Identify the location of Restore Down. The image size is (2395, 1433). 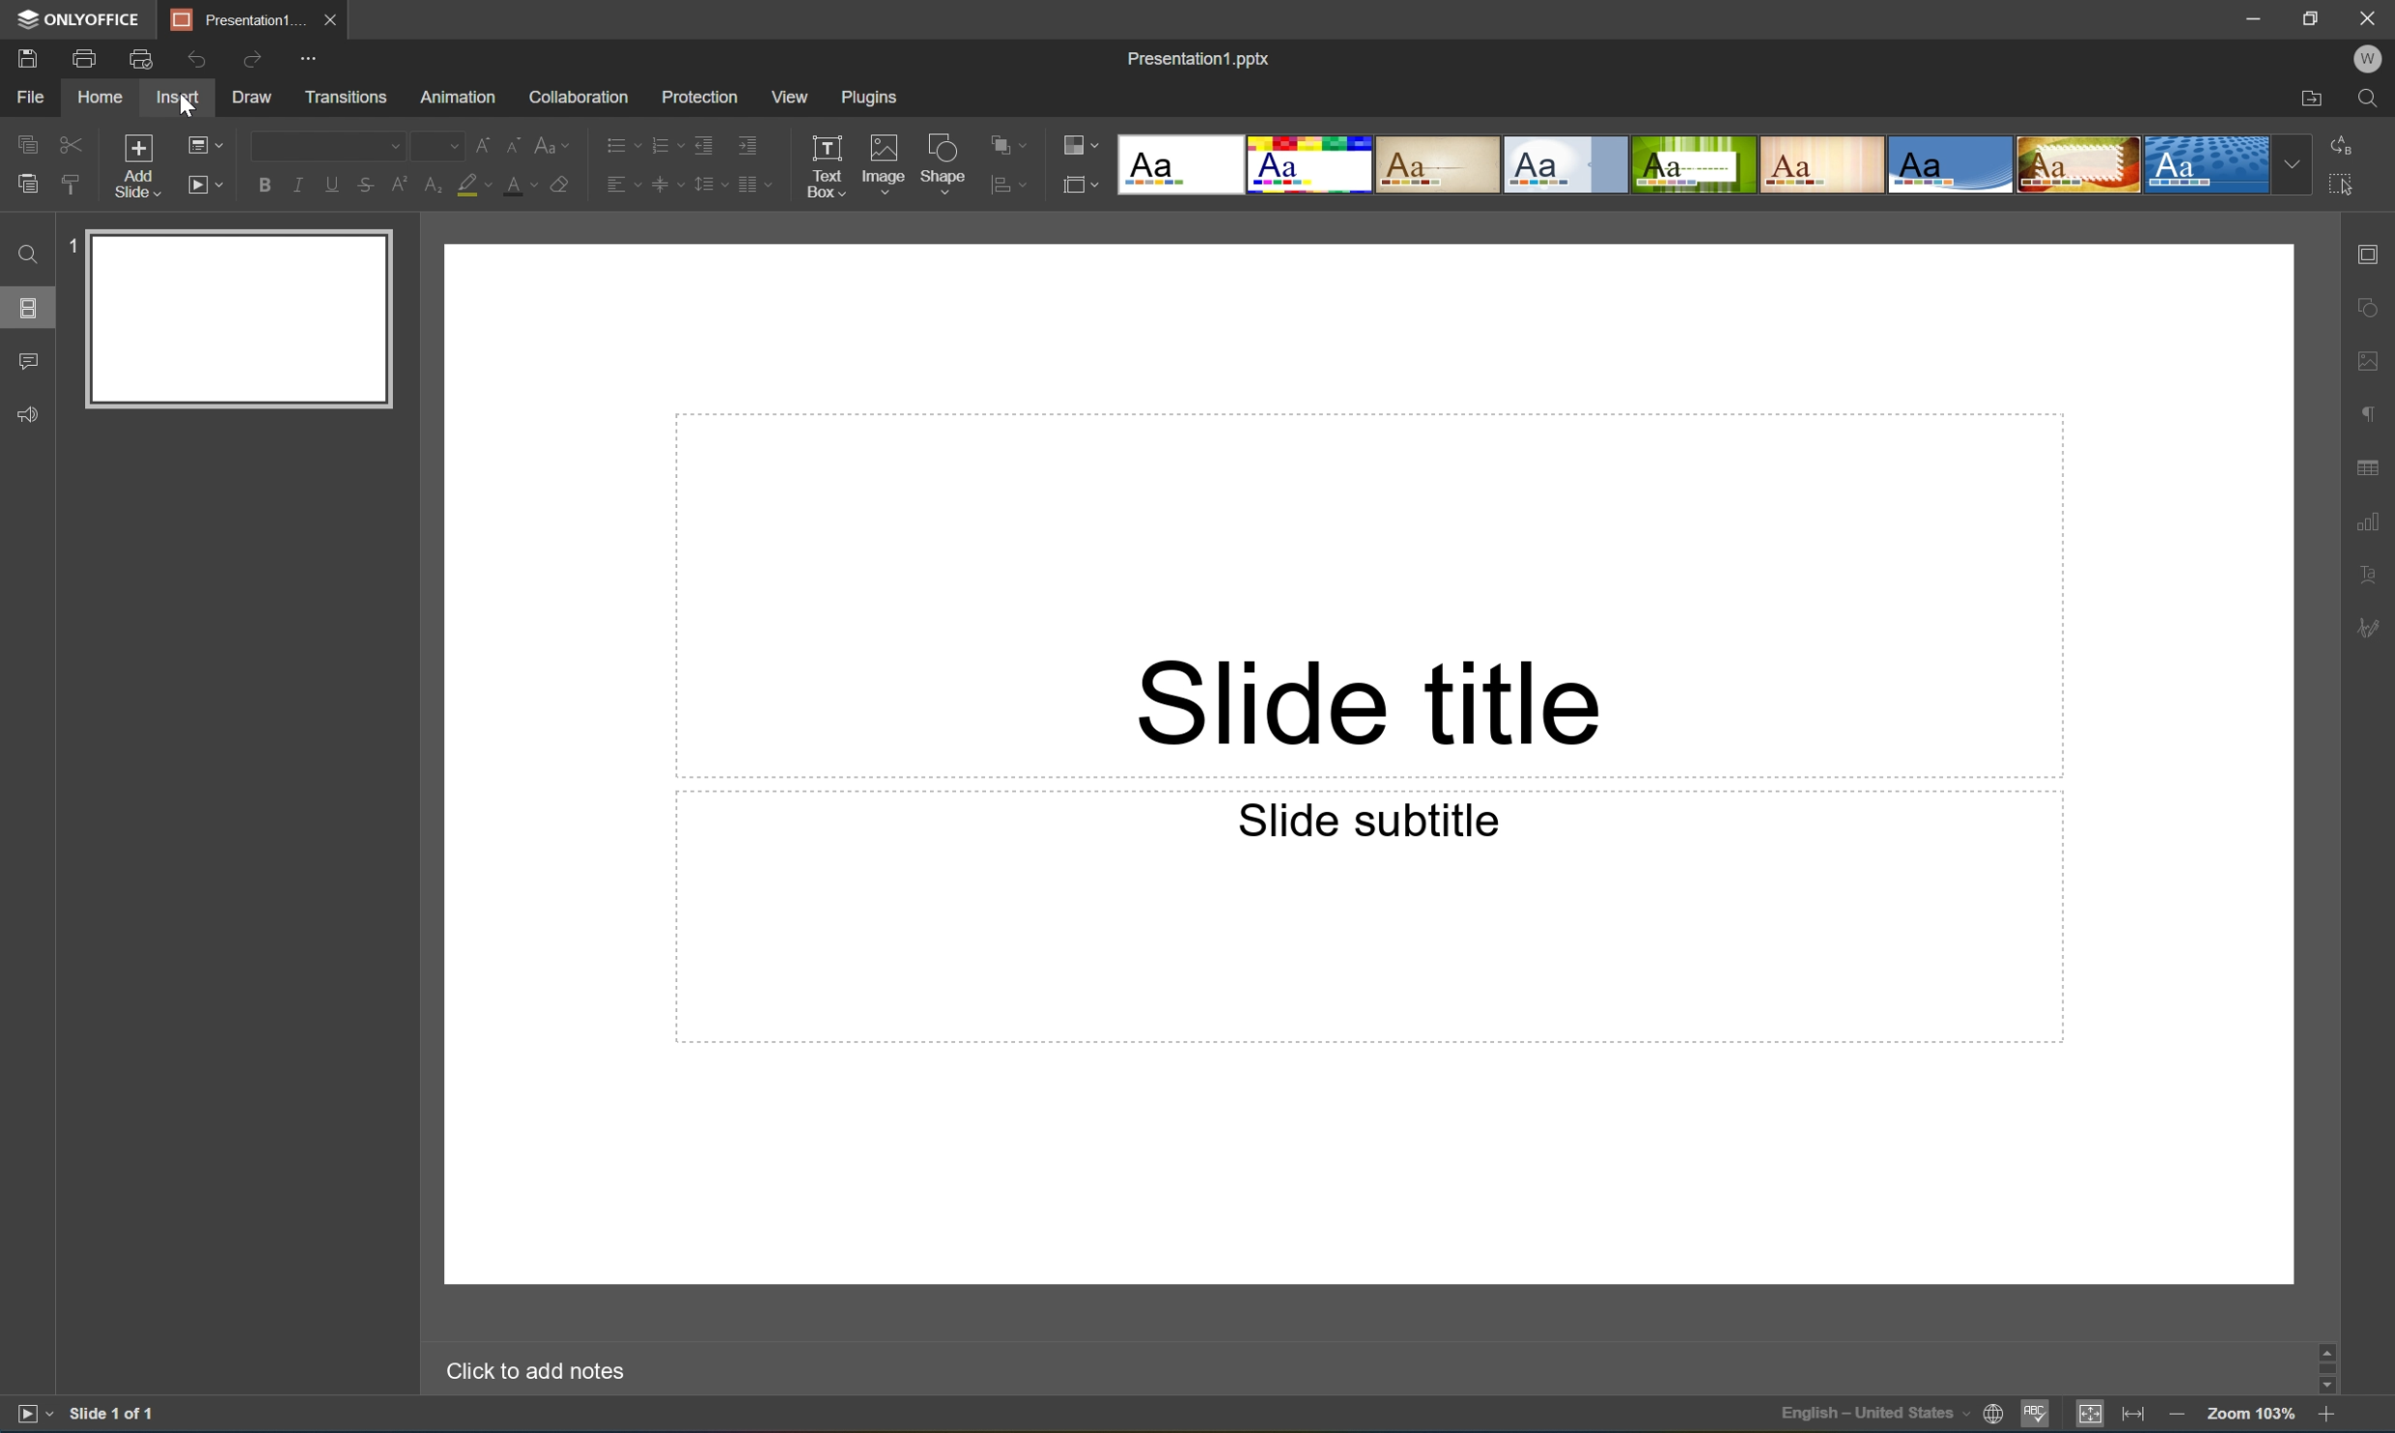
(2313, 14).